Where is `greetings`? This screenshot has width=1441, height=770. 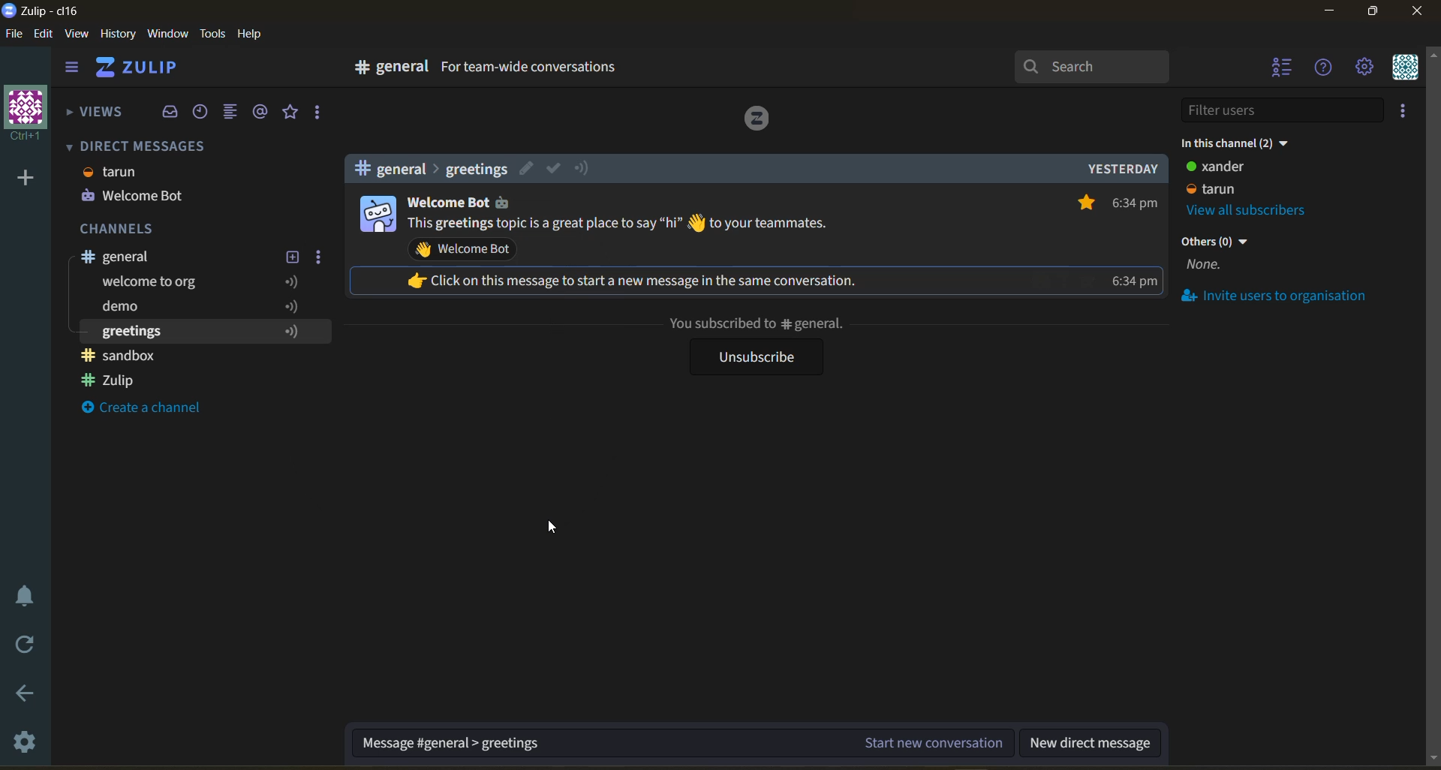 greetings is located at coordinates (138, 332).